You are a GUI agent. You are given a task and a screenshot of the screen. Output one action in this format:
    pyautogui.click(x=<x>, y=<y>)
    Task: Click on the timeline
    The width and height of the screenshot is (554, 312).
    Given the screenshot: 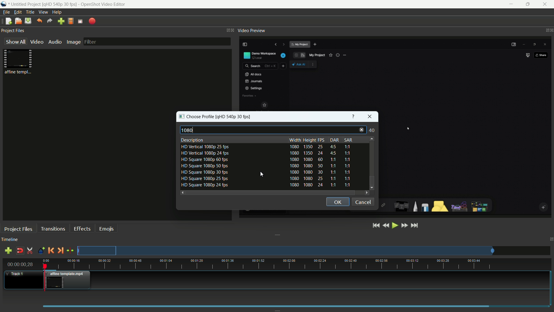 What is the action you would take?
    pyautogui.click(x=10, y=240)
    